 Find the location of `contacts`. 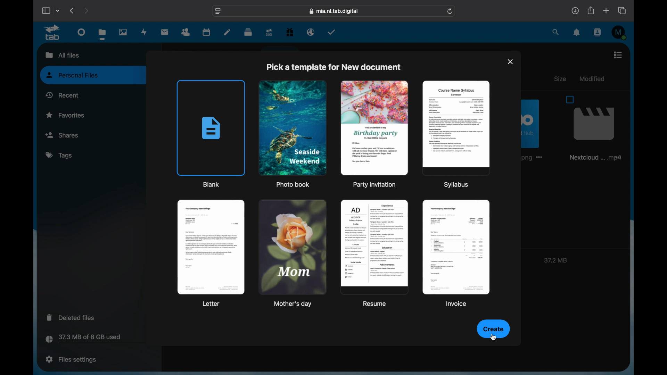

contacts is located at coordinates (598, 32).